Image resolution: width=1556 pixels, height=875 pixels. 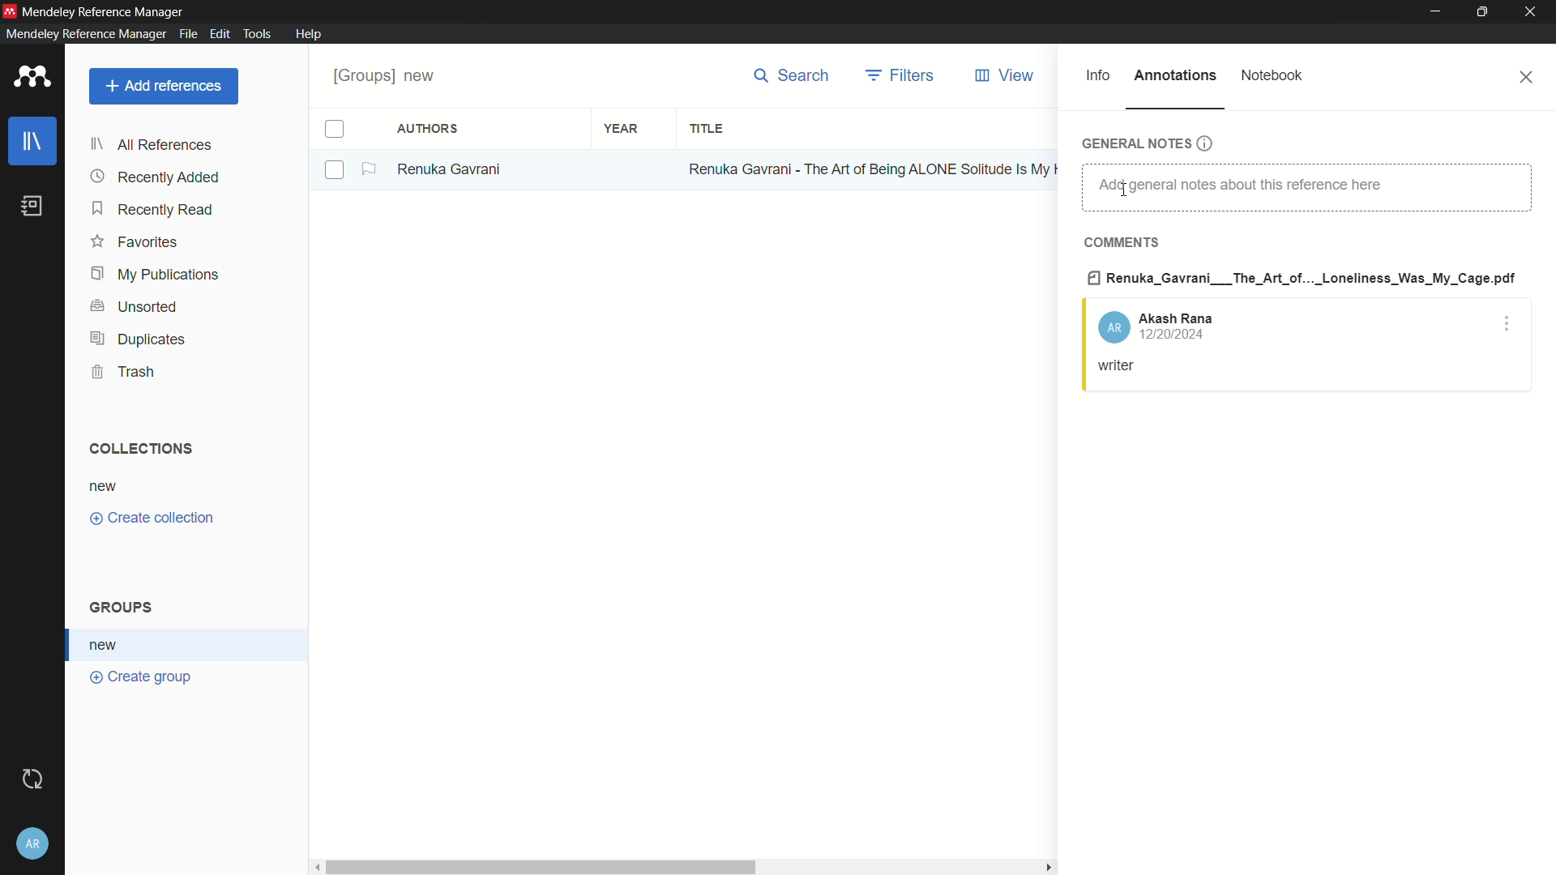 What do you see at coordinates (142, 679) in the screenshot?
I see `create group` at bounding box center [142, 679].